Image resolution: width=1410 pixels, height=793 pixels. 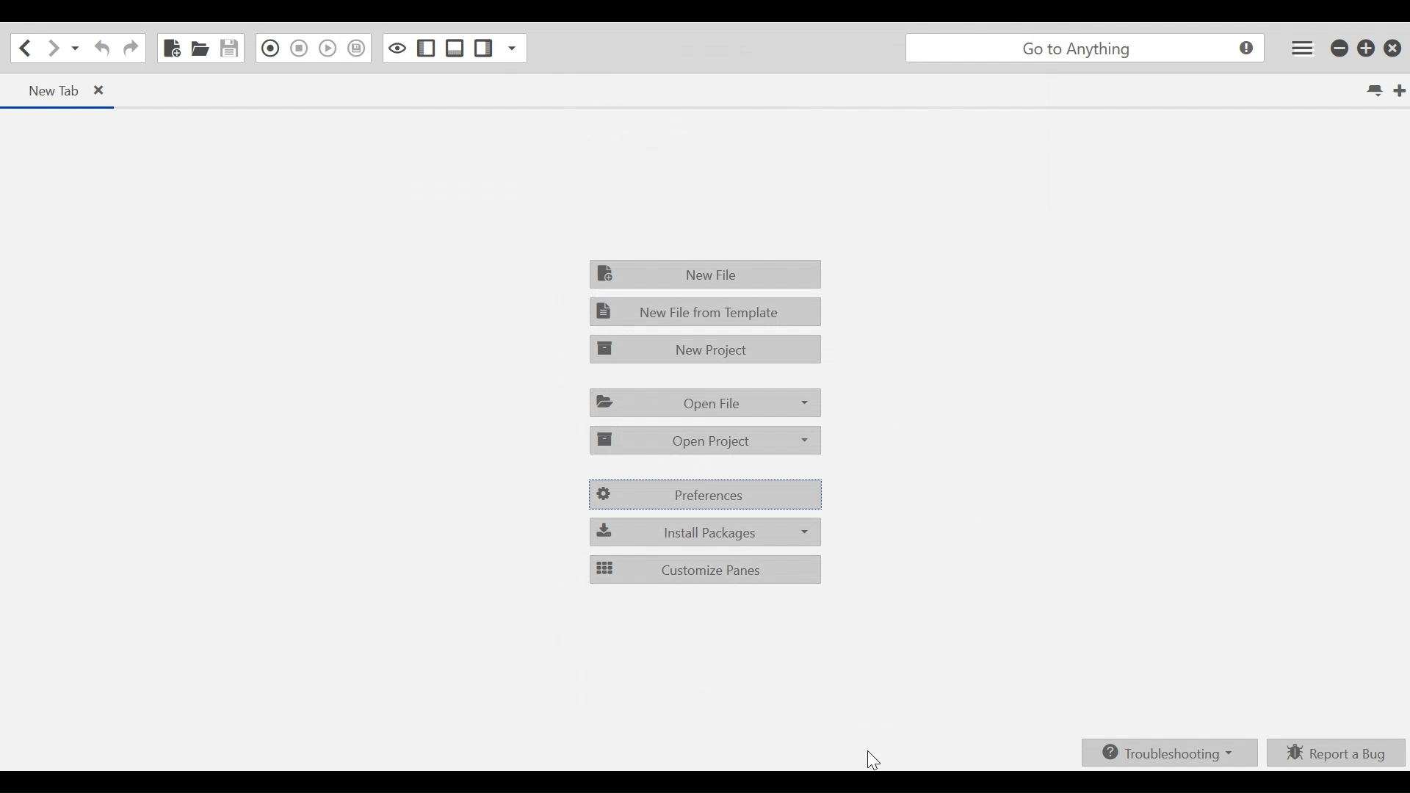 What do you see at coordinates (1170, 753) in the screenshot?
I see `Troubleshooting` at bounding box center [1170, 753].